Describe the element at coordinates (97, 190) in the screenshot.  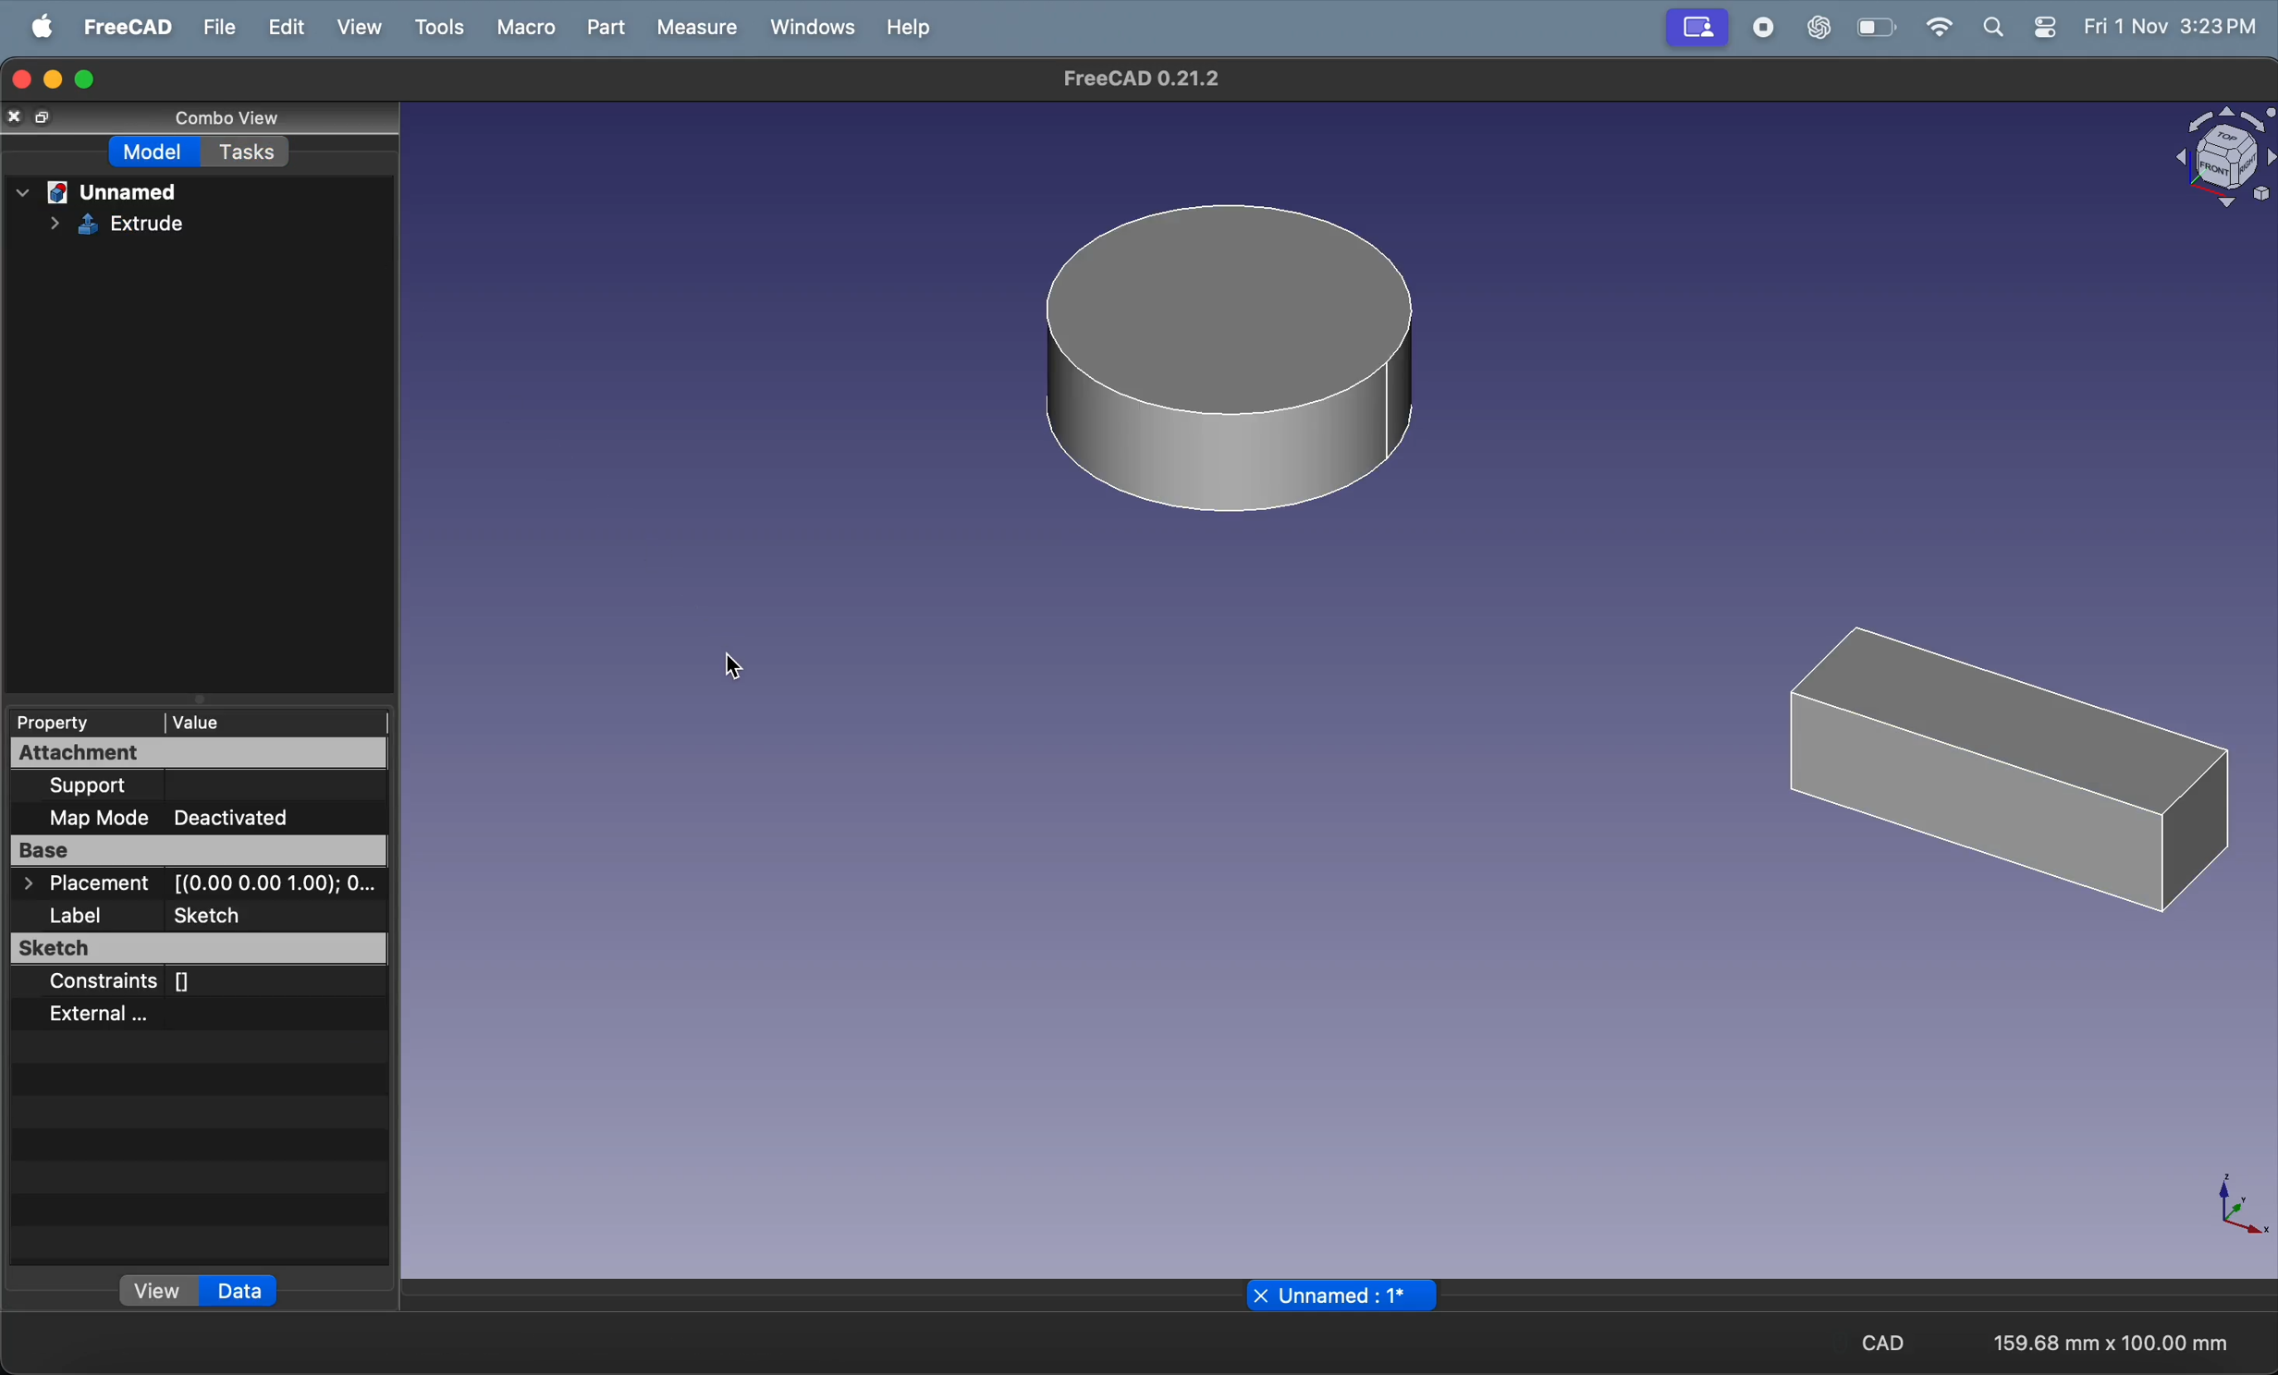
I see `Unnamed` at that location.